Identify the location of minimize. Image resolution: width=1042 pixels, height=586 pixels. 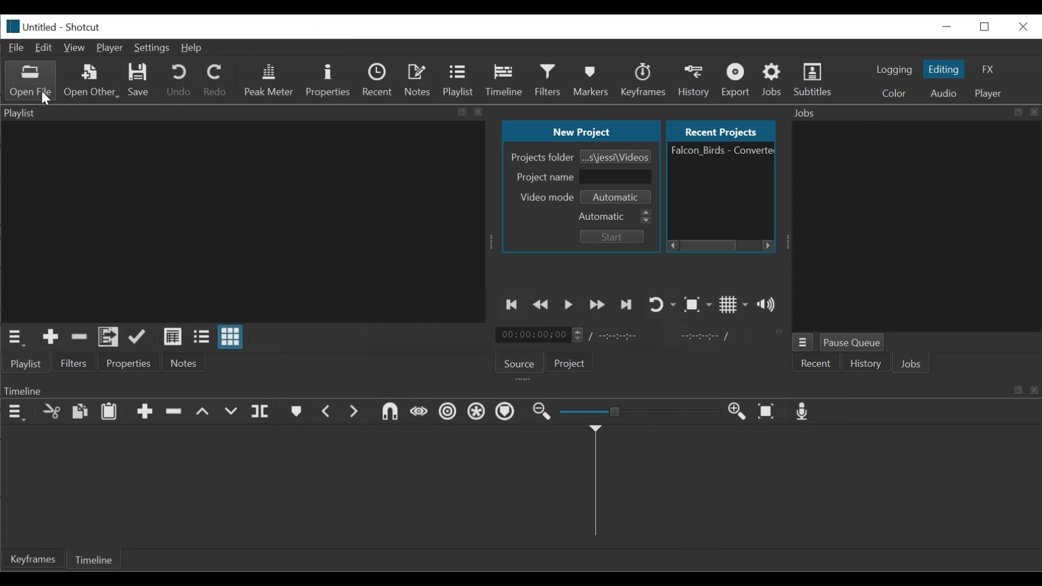
(946, 27).